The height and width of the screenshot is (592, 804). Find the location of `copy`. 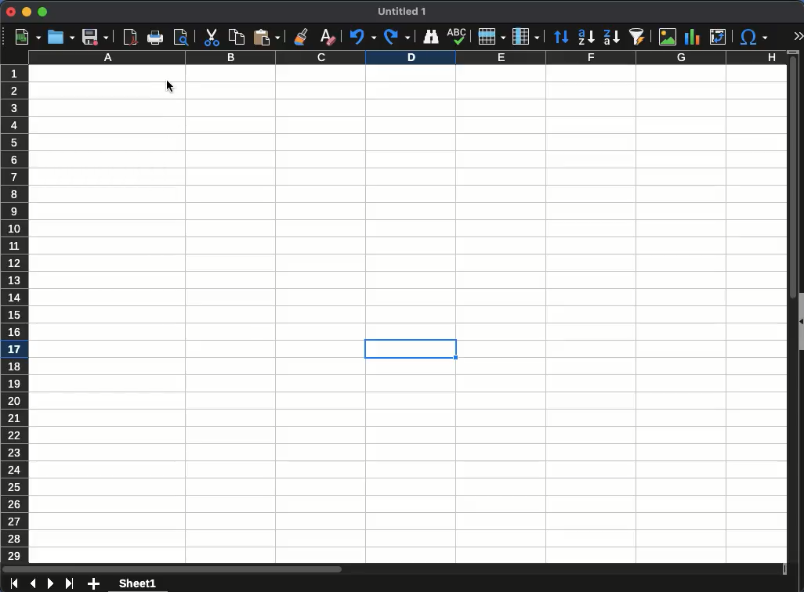

copy is located at coordinates (236, 37).